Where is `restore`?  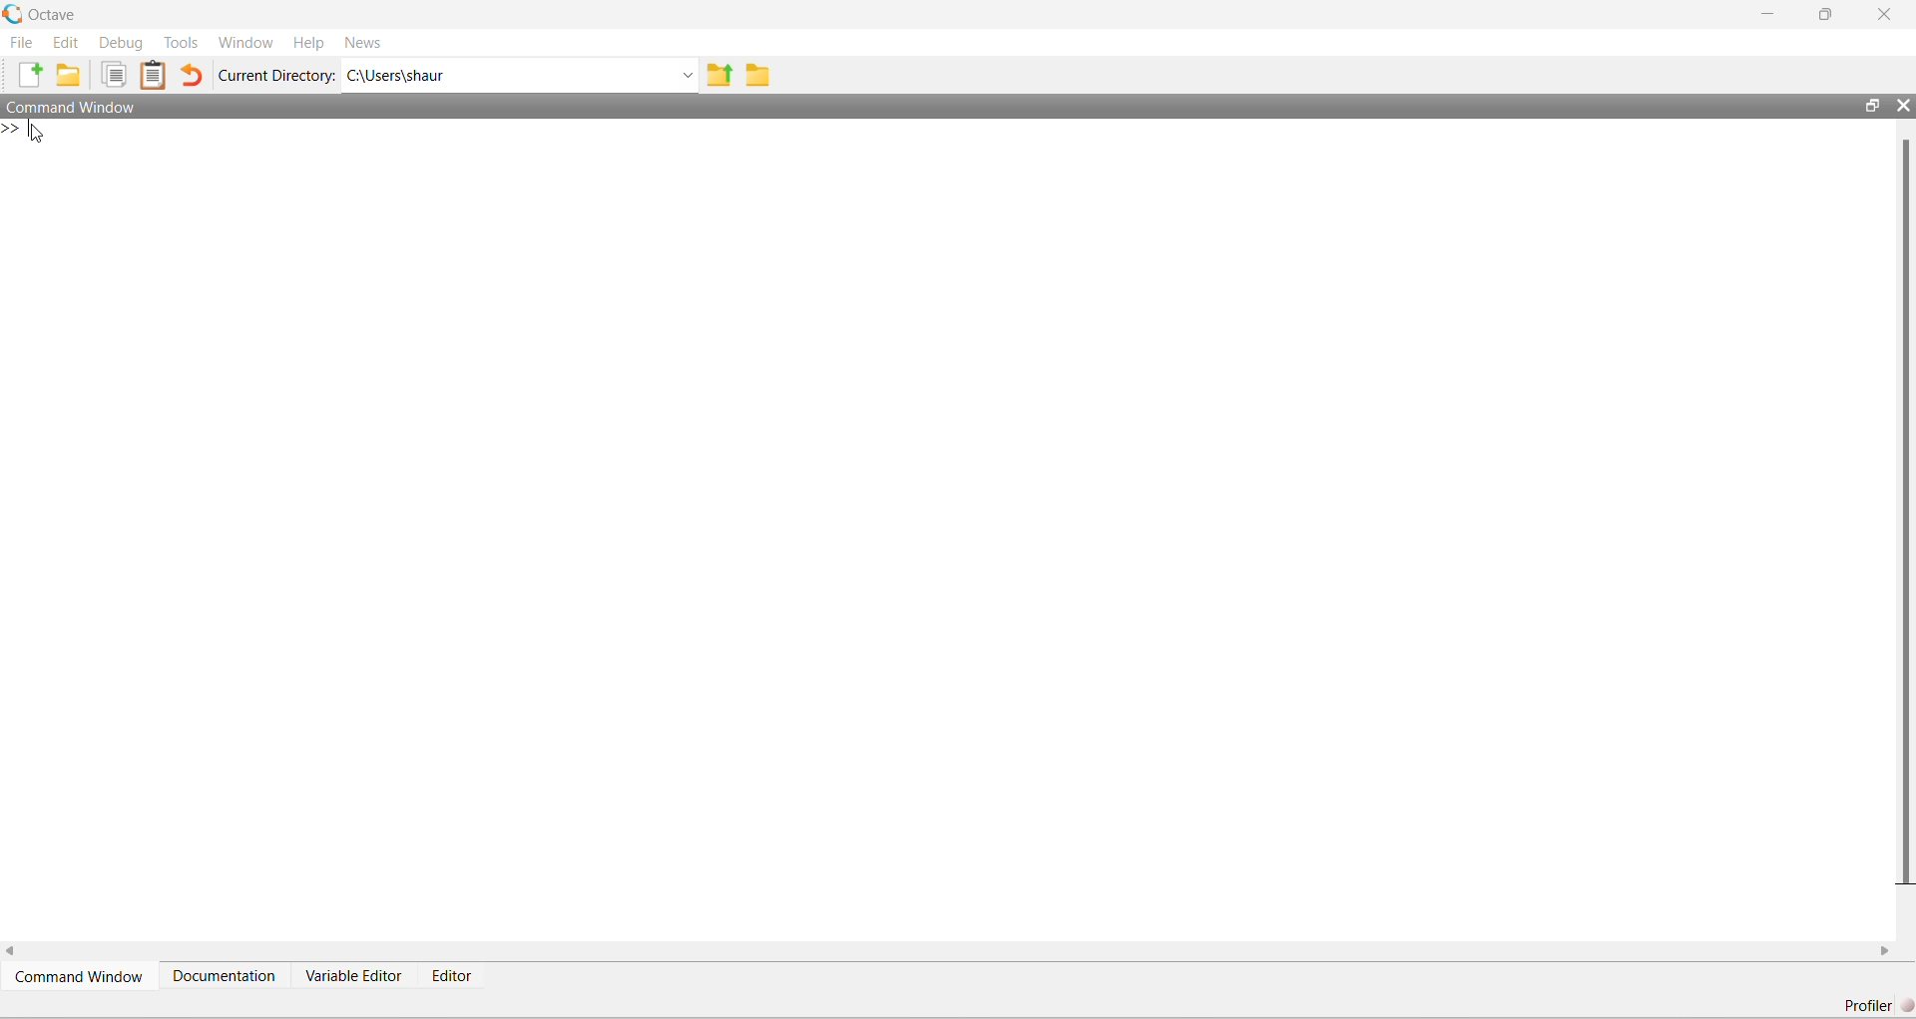
restore is located at coordinates (1826, 13).